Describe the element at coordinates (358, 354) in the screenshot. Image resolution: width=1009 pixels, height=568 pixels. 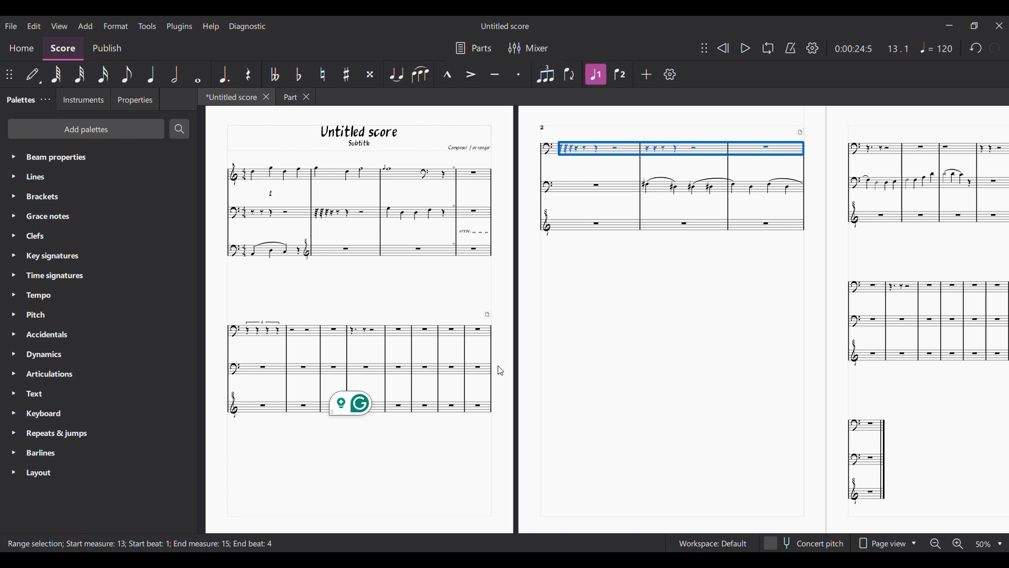
I see `Graph` at that location.